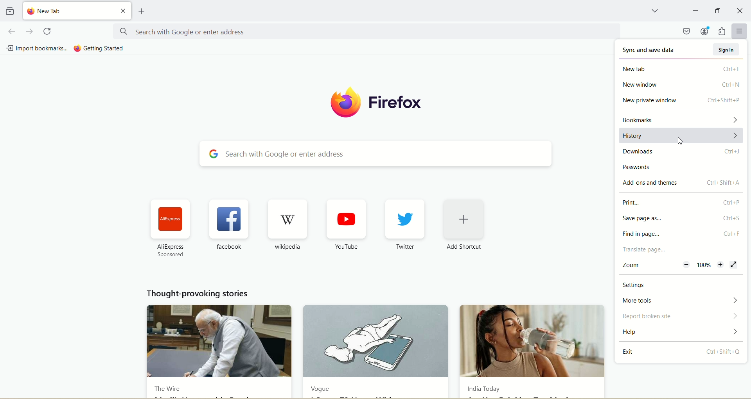 The width and height of the screenshot is (751, 399). What do you see at coordinates (227, 248) in the screenshot?
I see `facebook` at bounding box center [227, 248].